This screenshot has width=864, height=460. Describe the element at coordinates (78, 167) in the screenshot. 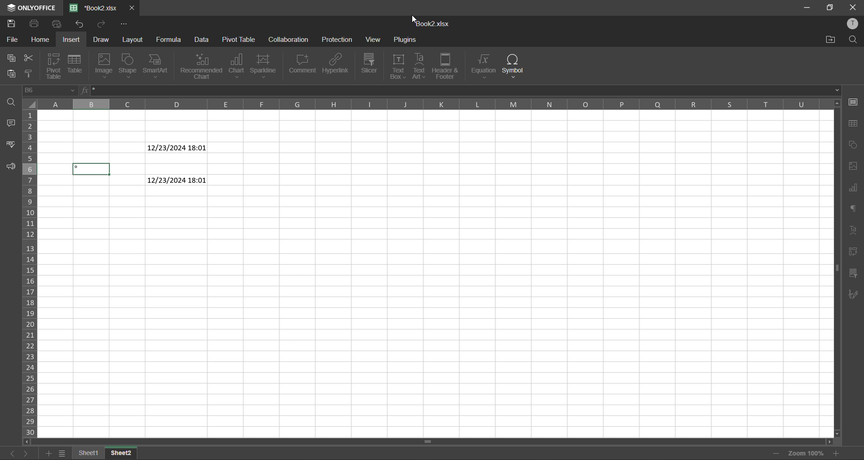

I see `symbol added` at that location.